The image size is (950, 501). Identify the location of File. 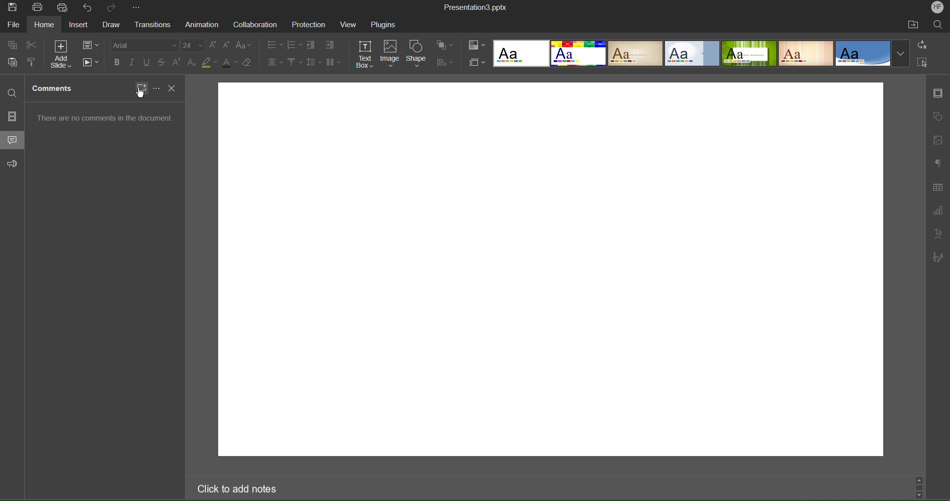
(12, 25).